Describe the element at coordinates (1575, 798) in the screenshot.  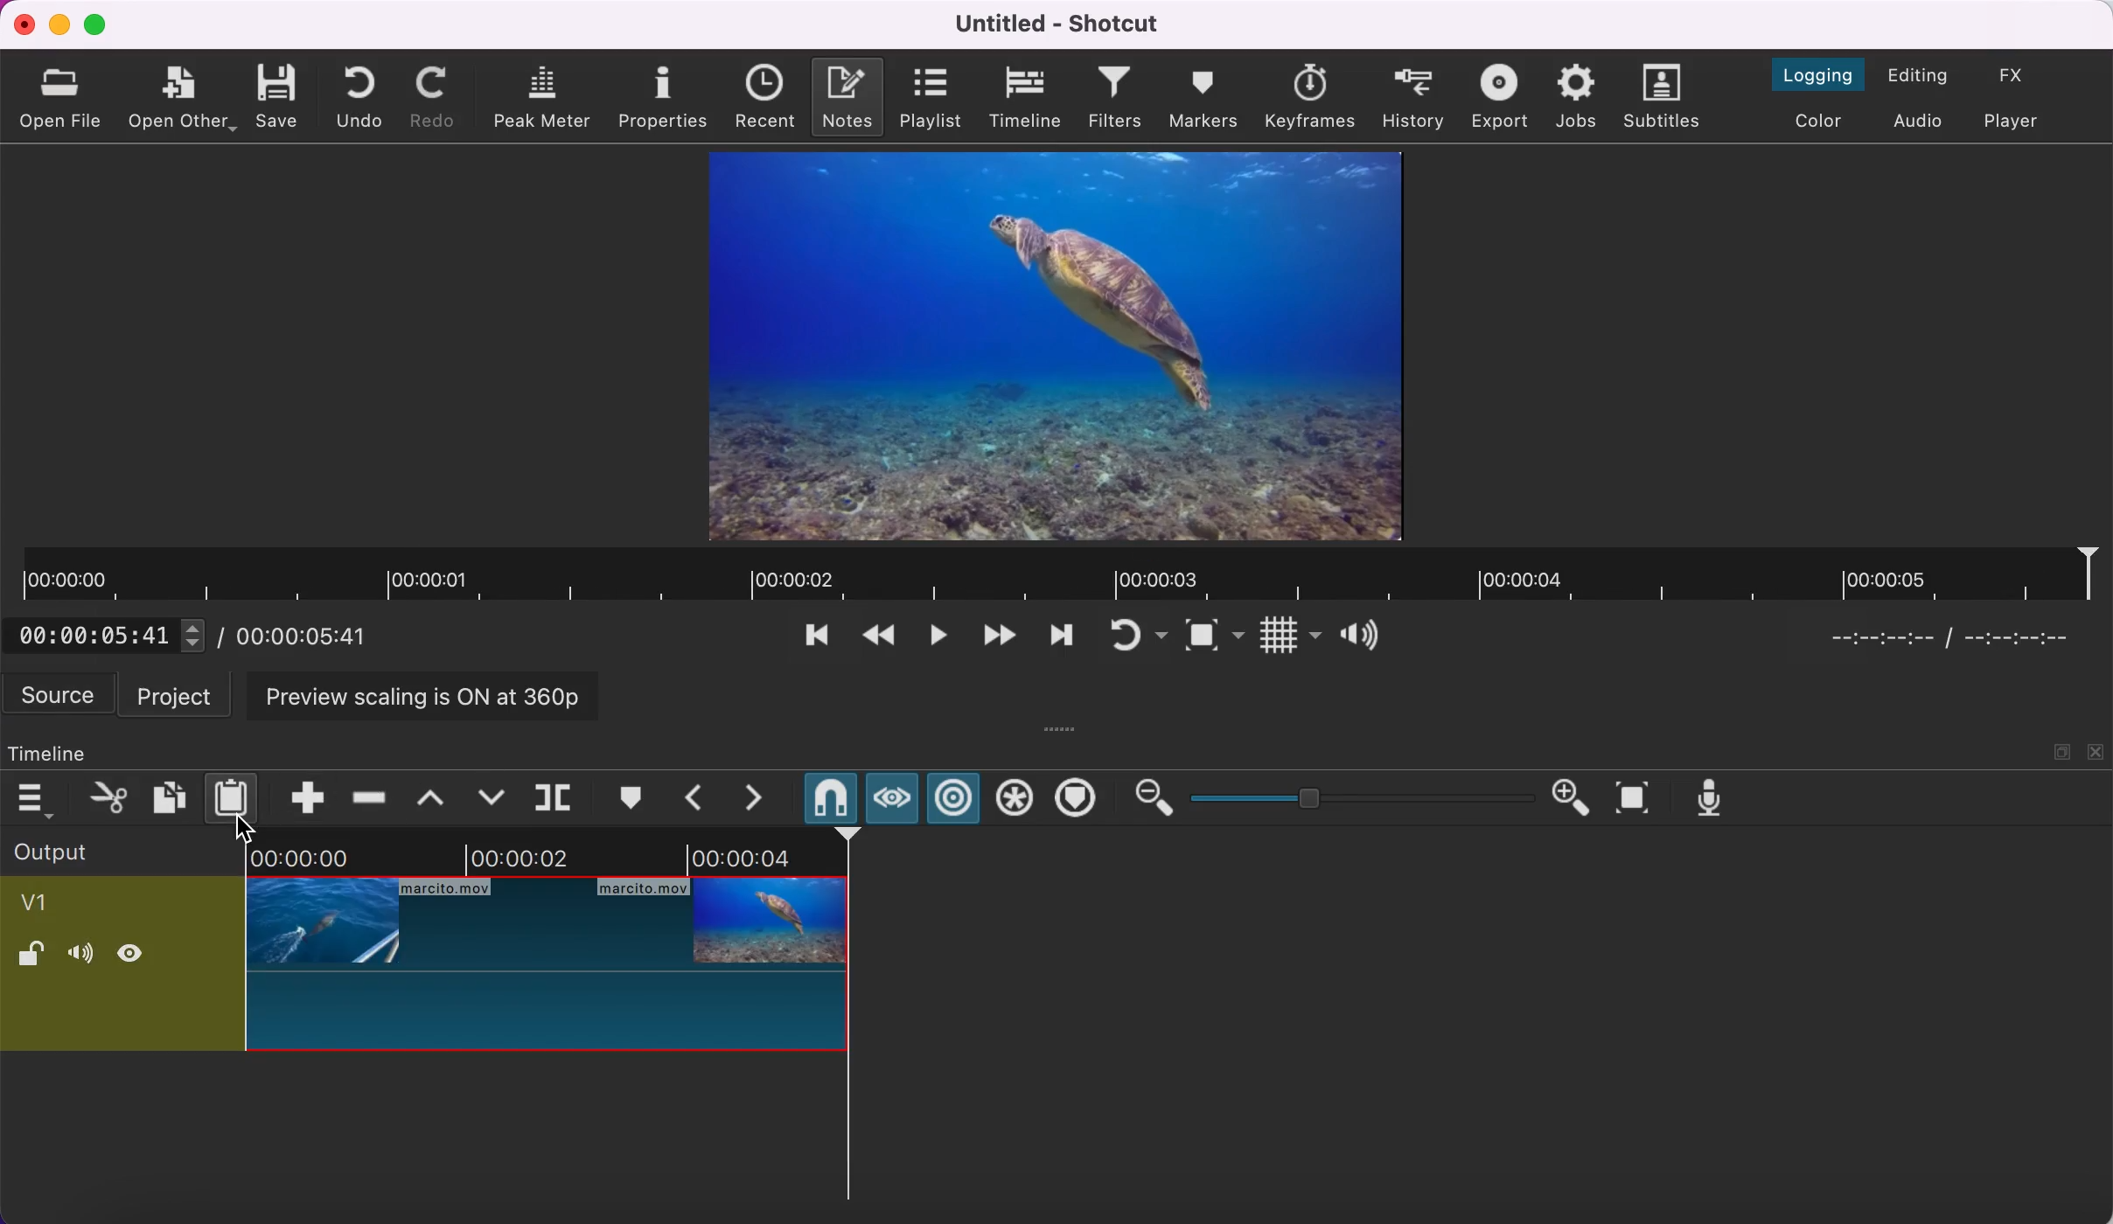
I see `zoom in` at that location.